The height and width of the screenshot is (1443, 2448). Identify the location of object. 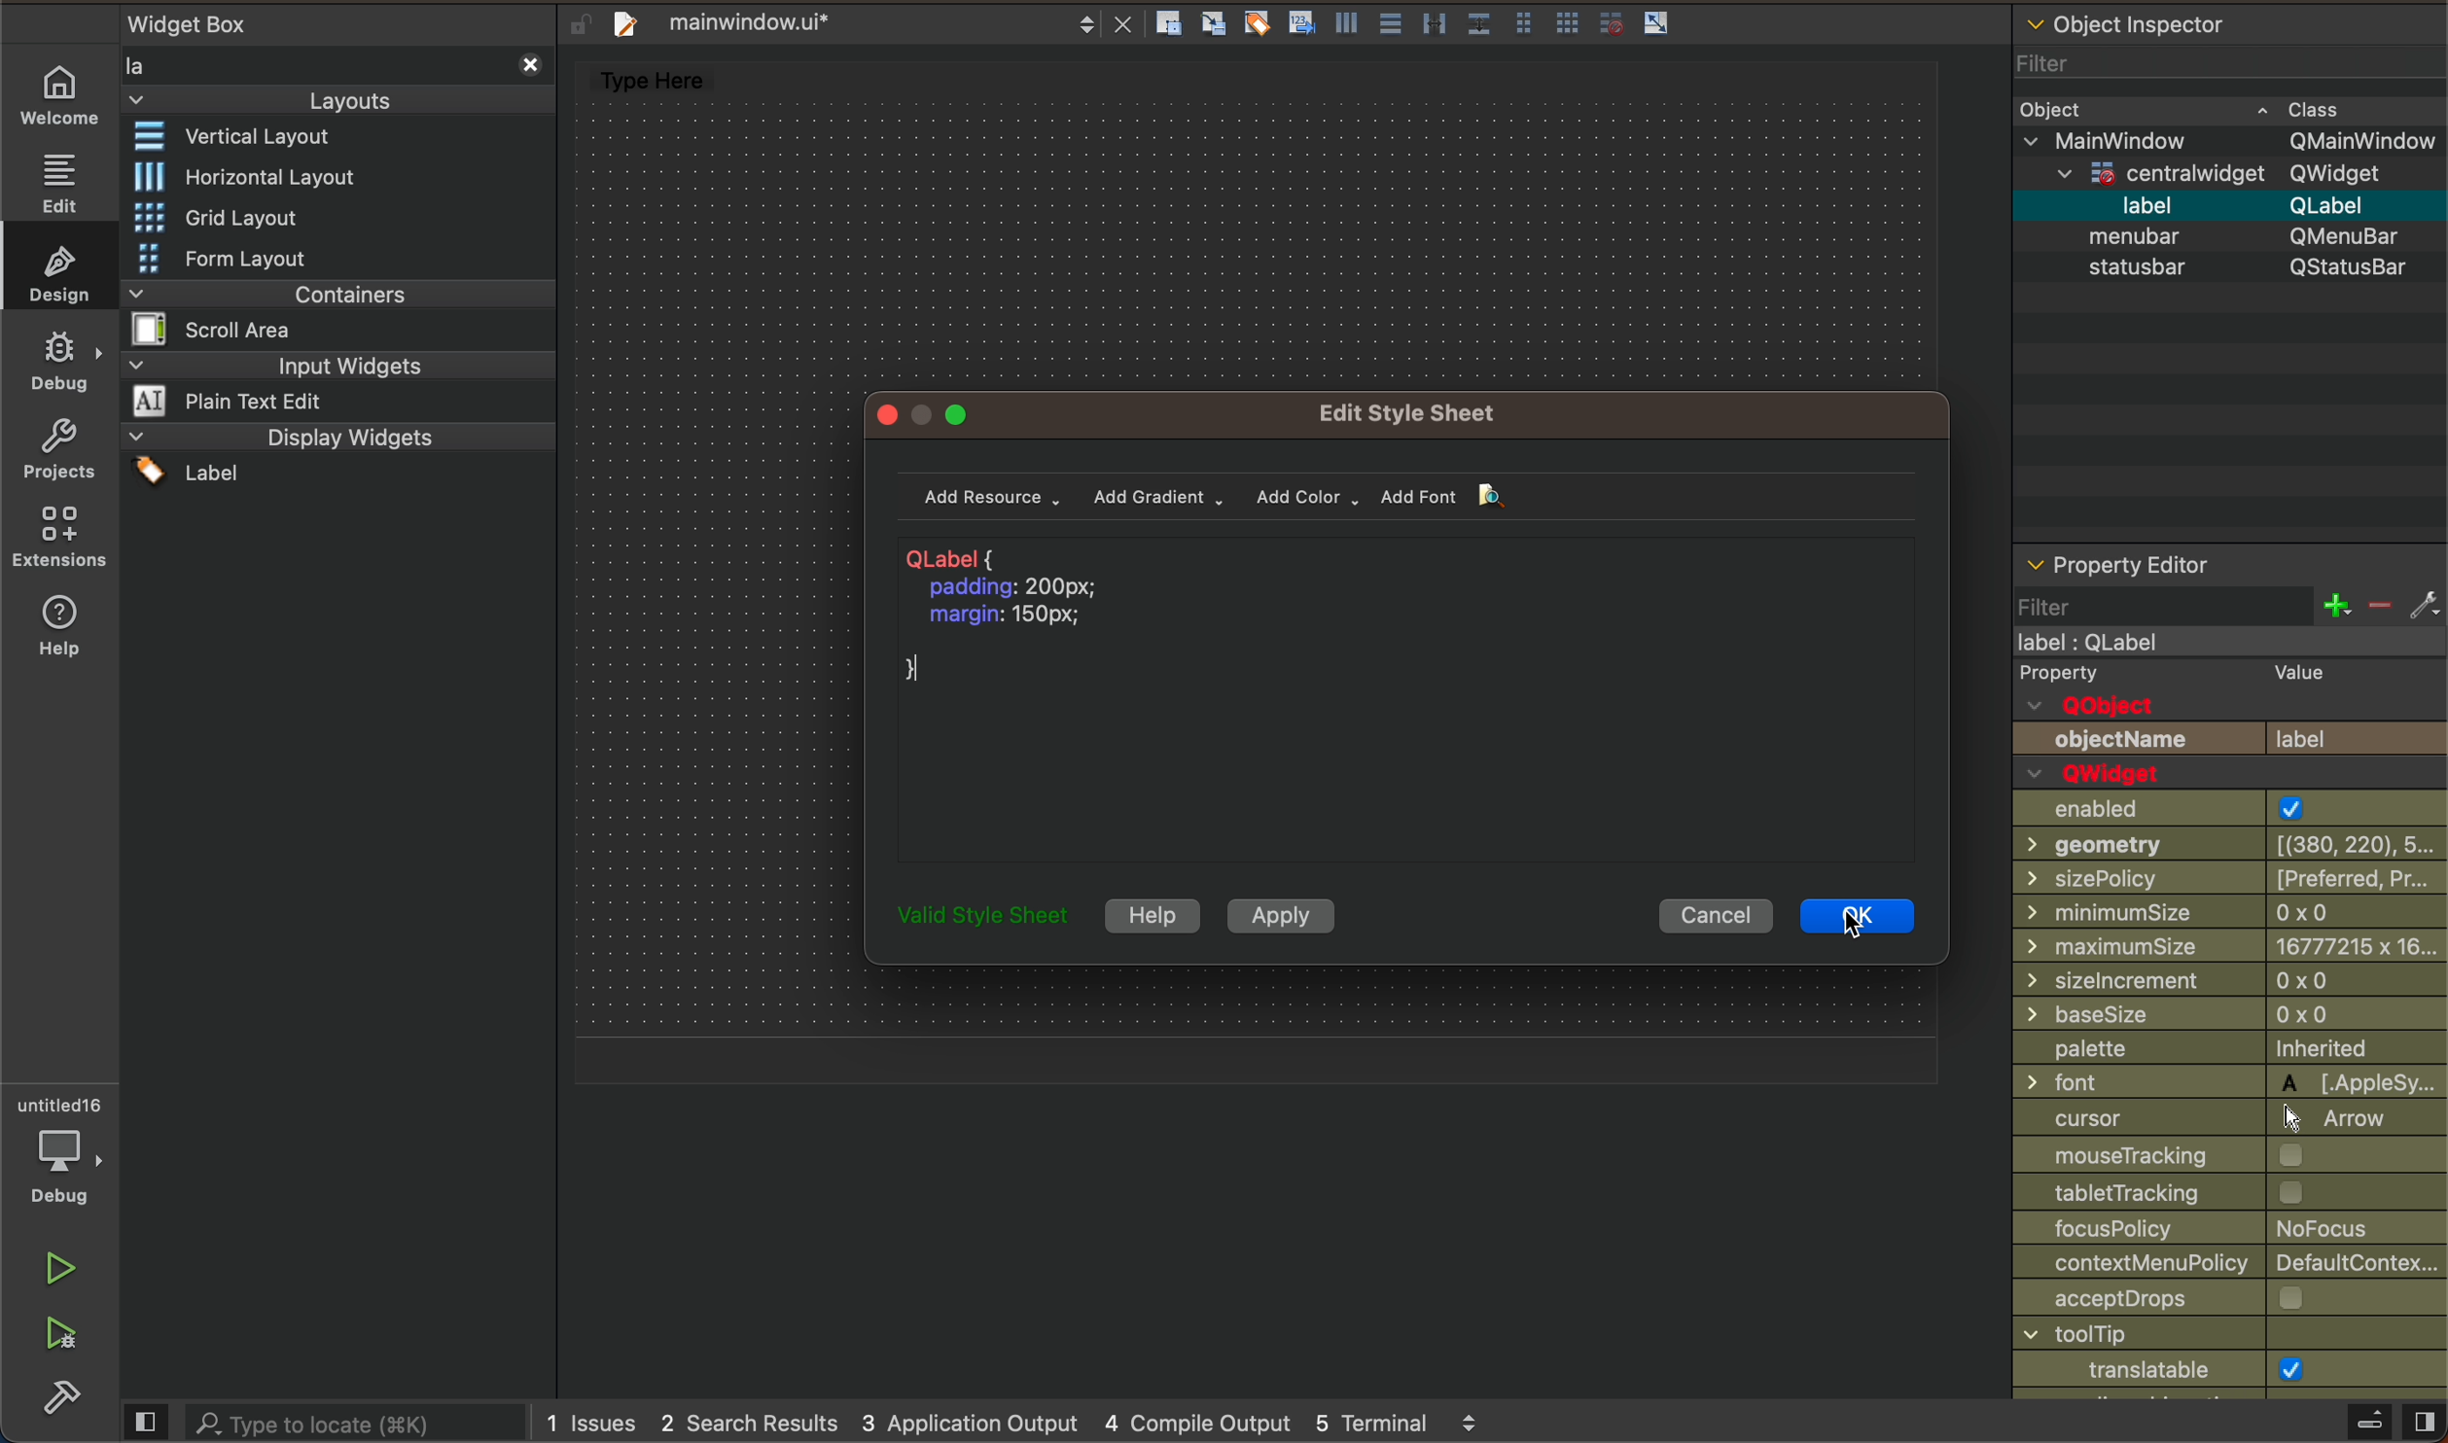
(2188, 109).